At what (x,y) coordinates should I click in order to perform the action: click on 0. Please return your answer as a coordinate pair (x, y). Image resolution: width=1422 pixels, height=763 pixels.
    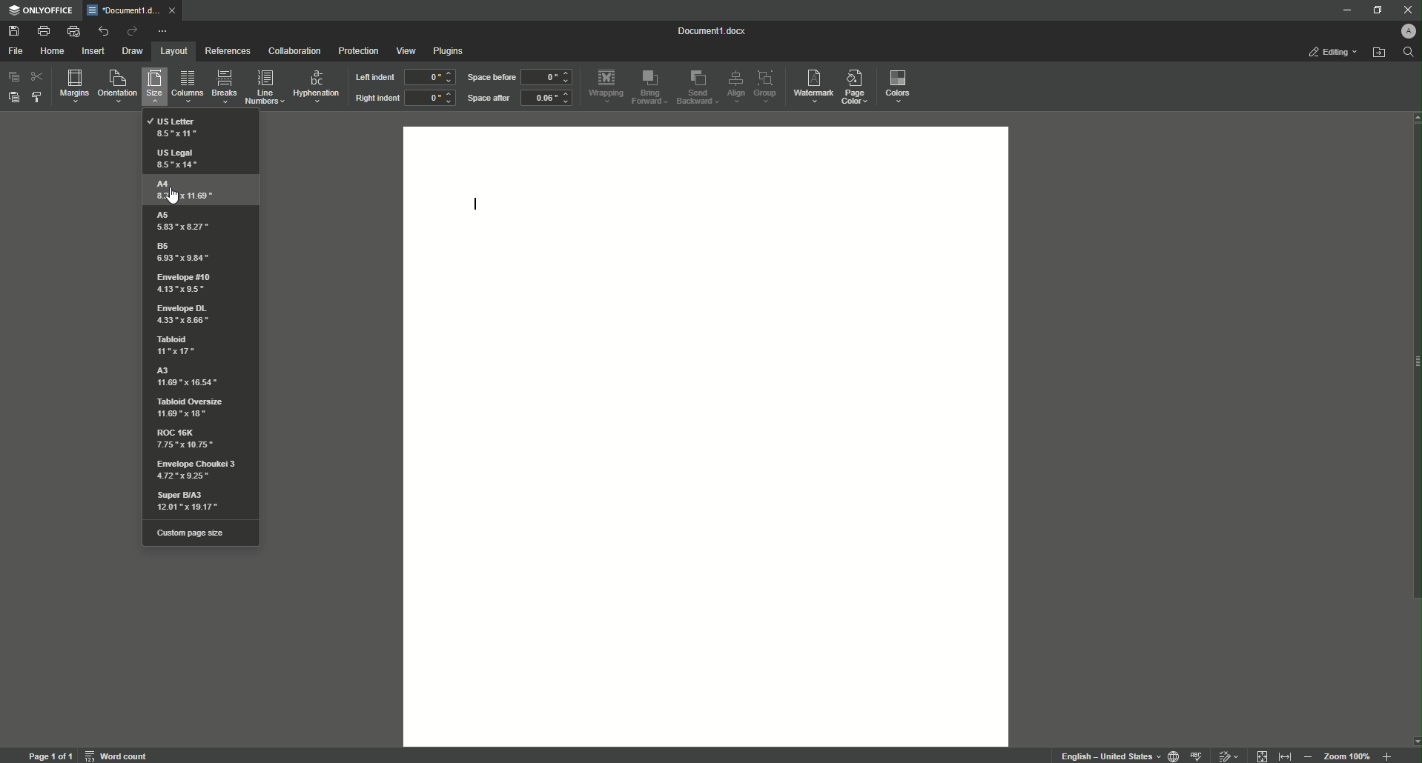
    Looking at the image, I should click on (549, 77).